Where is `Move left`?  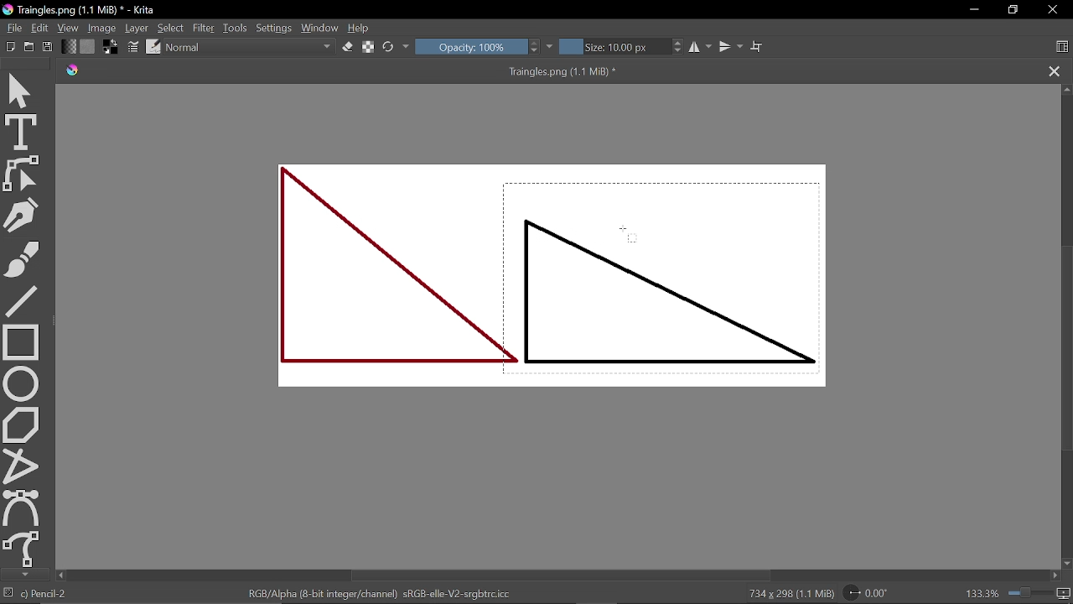 Move left is located at coordinates (60, 575).